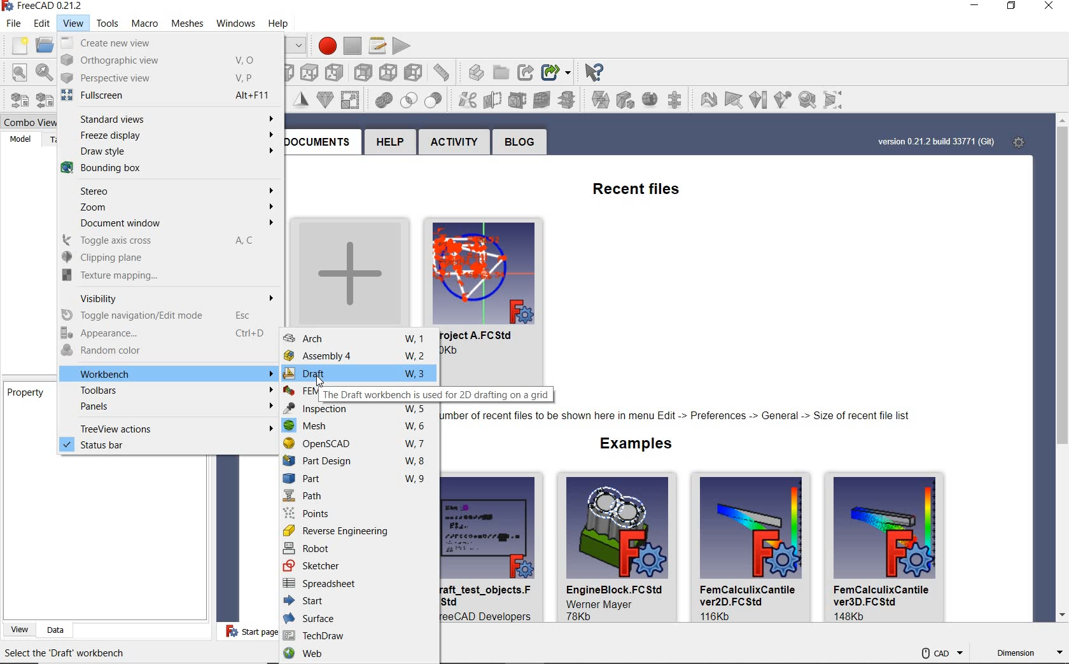 The image size is (1069, 664). I want to click on solid mesh, so click(807, 99).